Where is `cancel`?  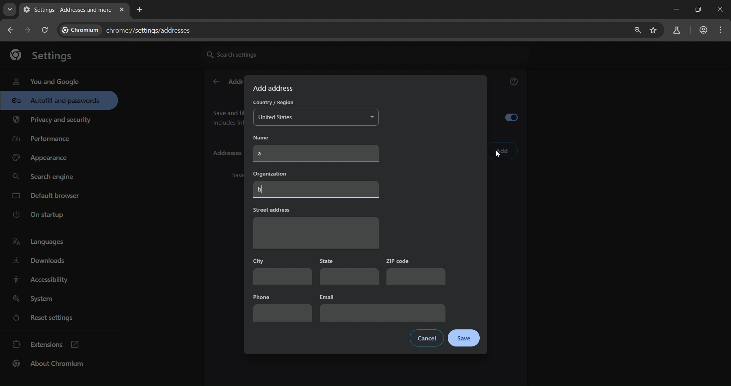 cancel is located at coordinates (427, 338).